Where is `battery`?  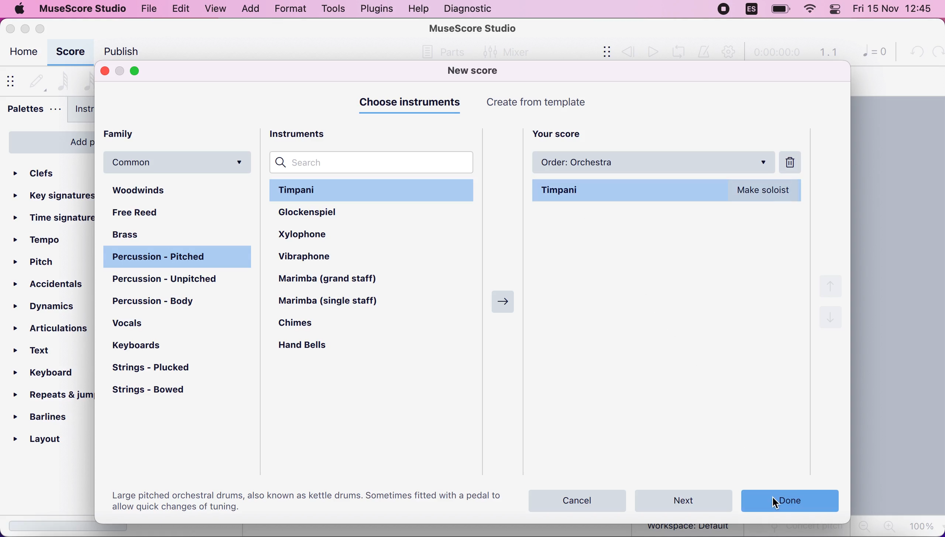 battery is located at coordinates (778, 10).